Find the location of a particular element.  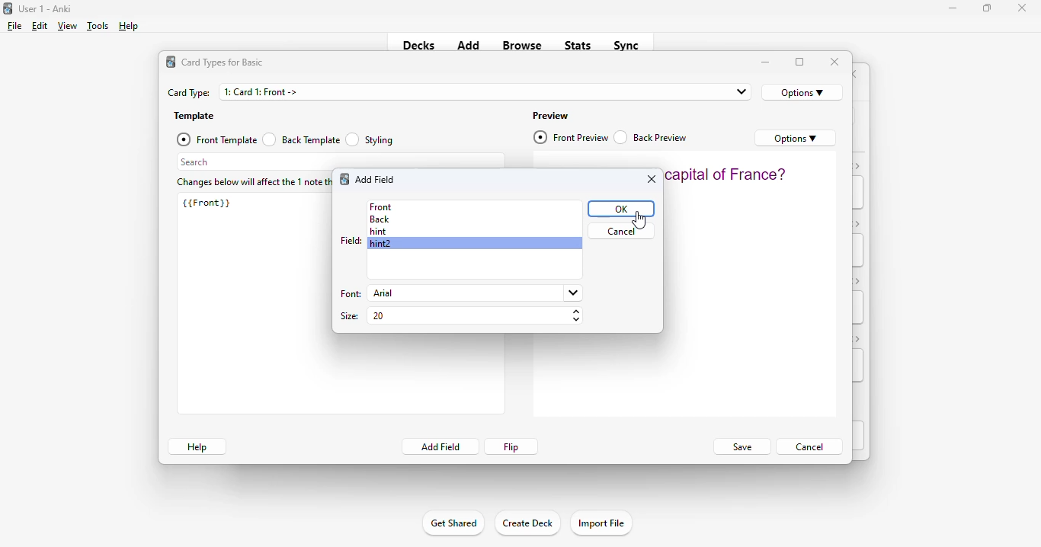

minimize is located at coordinates (766, 62).